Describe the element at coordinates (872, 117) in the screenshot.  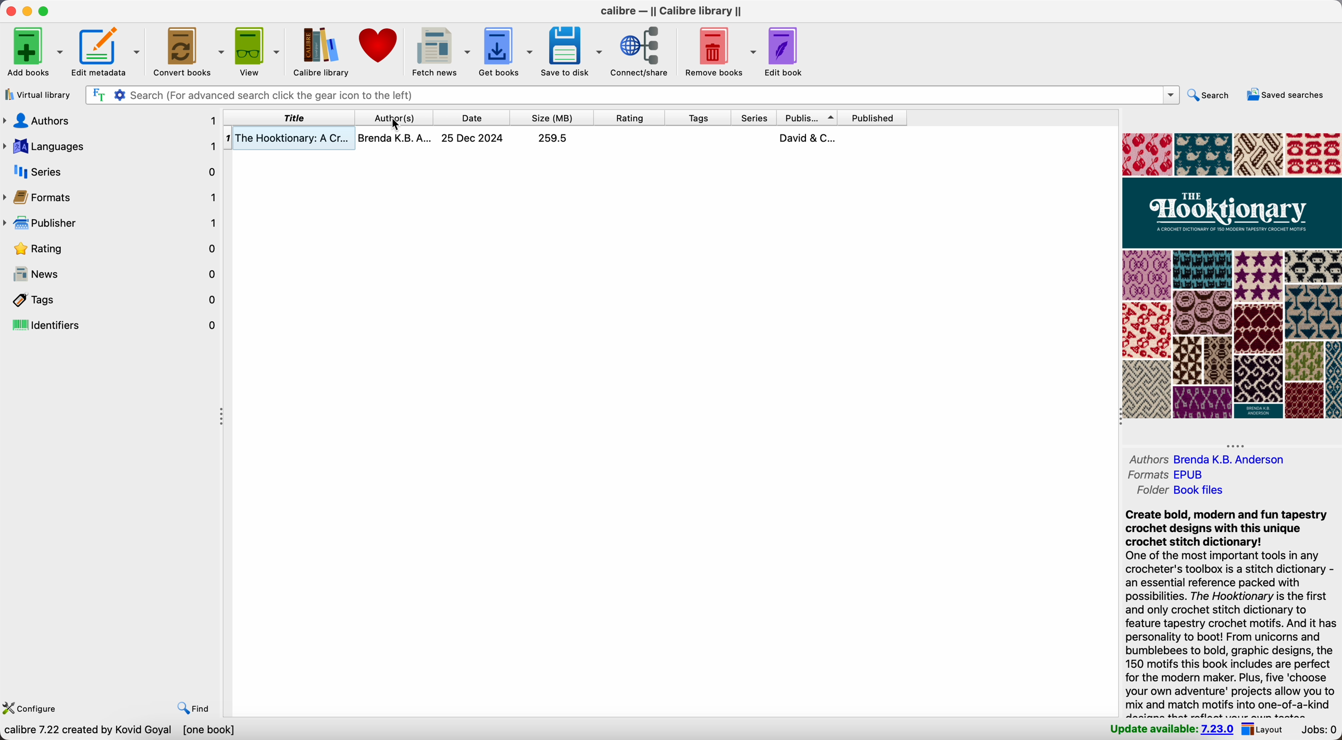
I see `published` at that location.